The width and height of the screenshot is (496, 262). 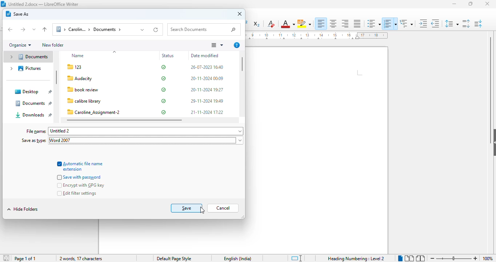 What do you see at coordinates (33, 103) in the screenshot?
I see `documents` at bounding box center [33, 103].